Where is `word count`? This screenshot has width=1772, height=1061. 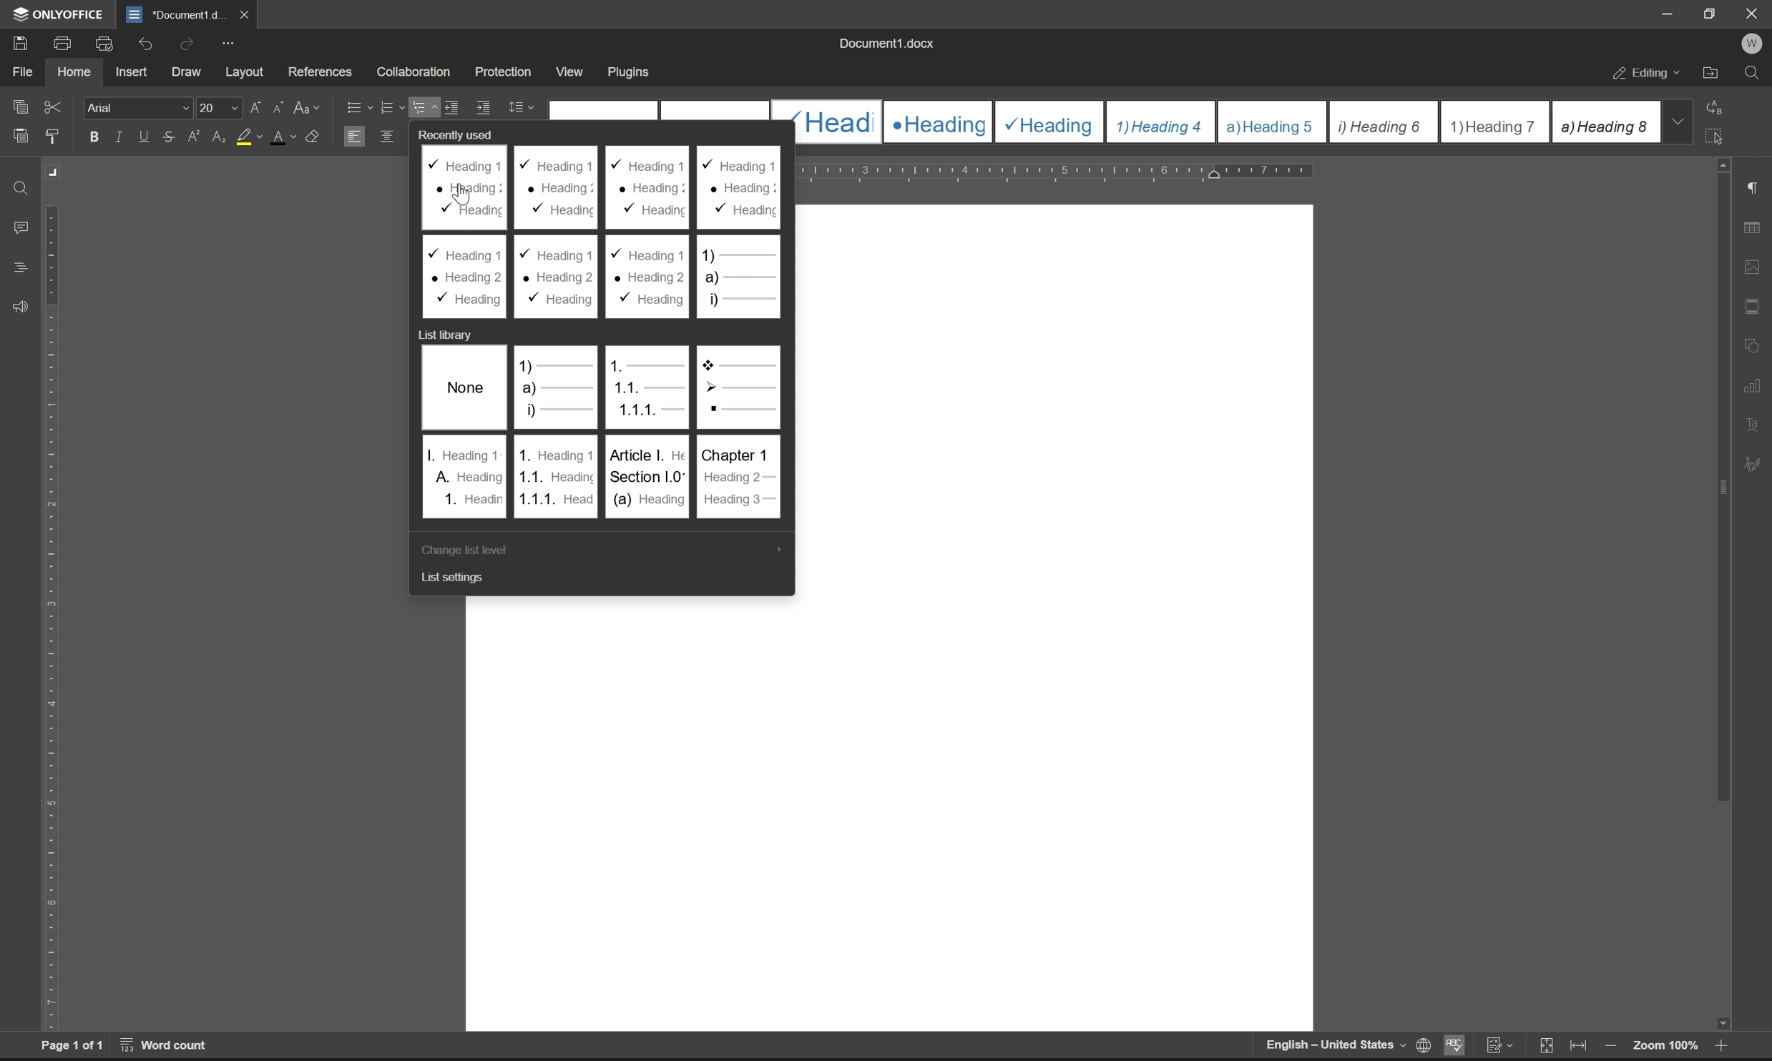 word count is located at coordinates (166, 1045).